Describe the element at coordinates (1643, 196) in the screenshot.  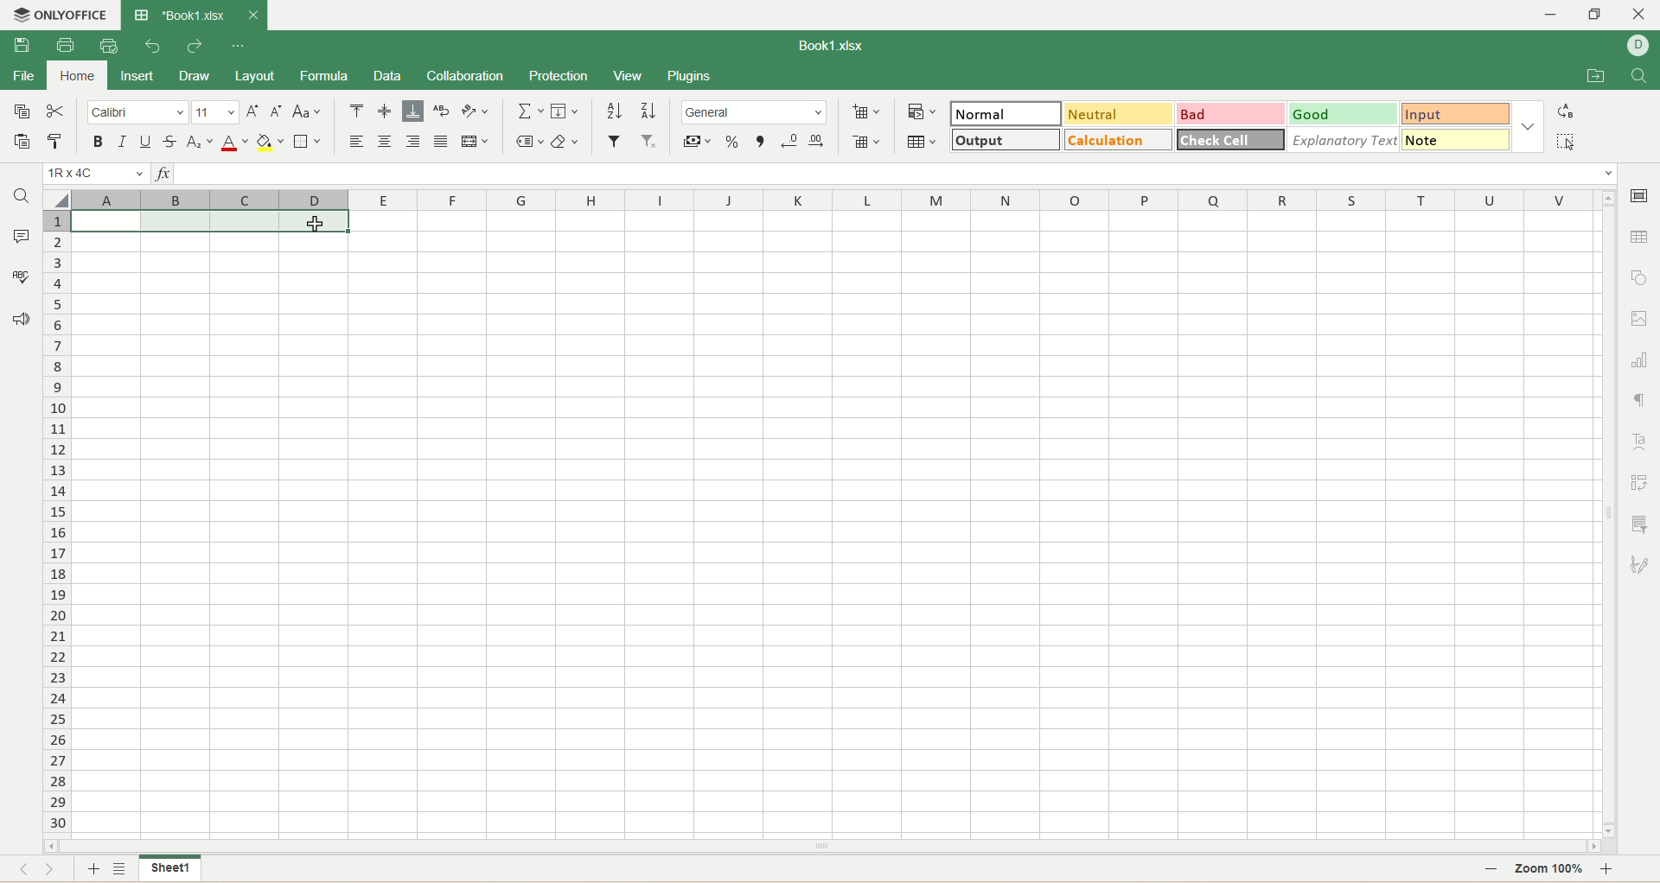
I see `cell settings` at that location.